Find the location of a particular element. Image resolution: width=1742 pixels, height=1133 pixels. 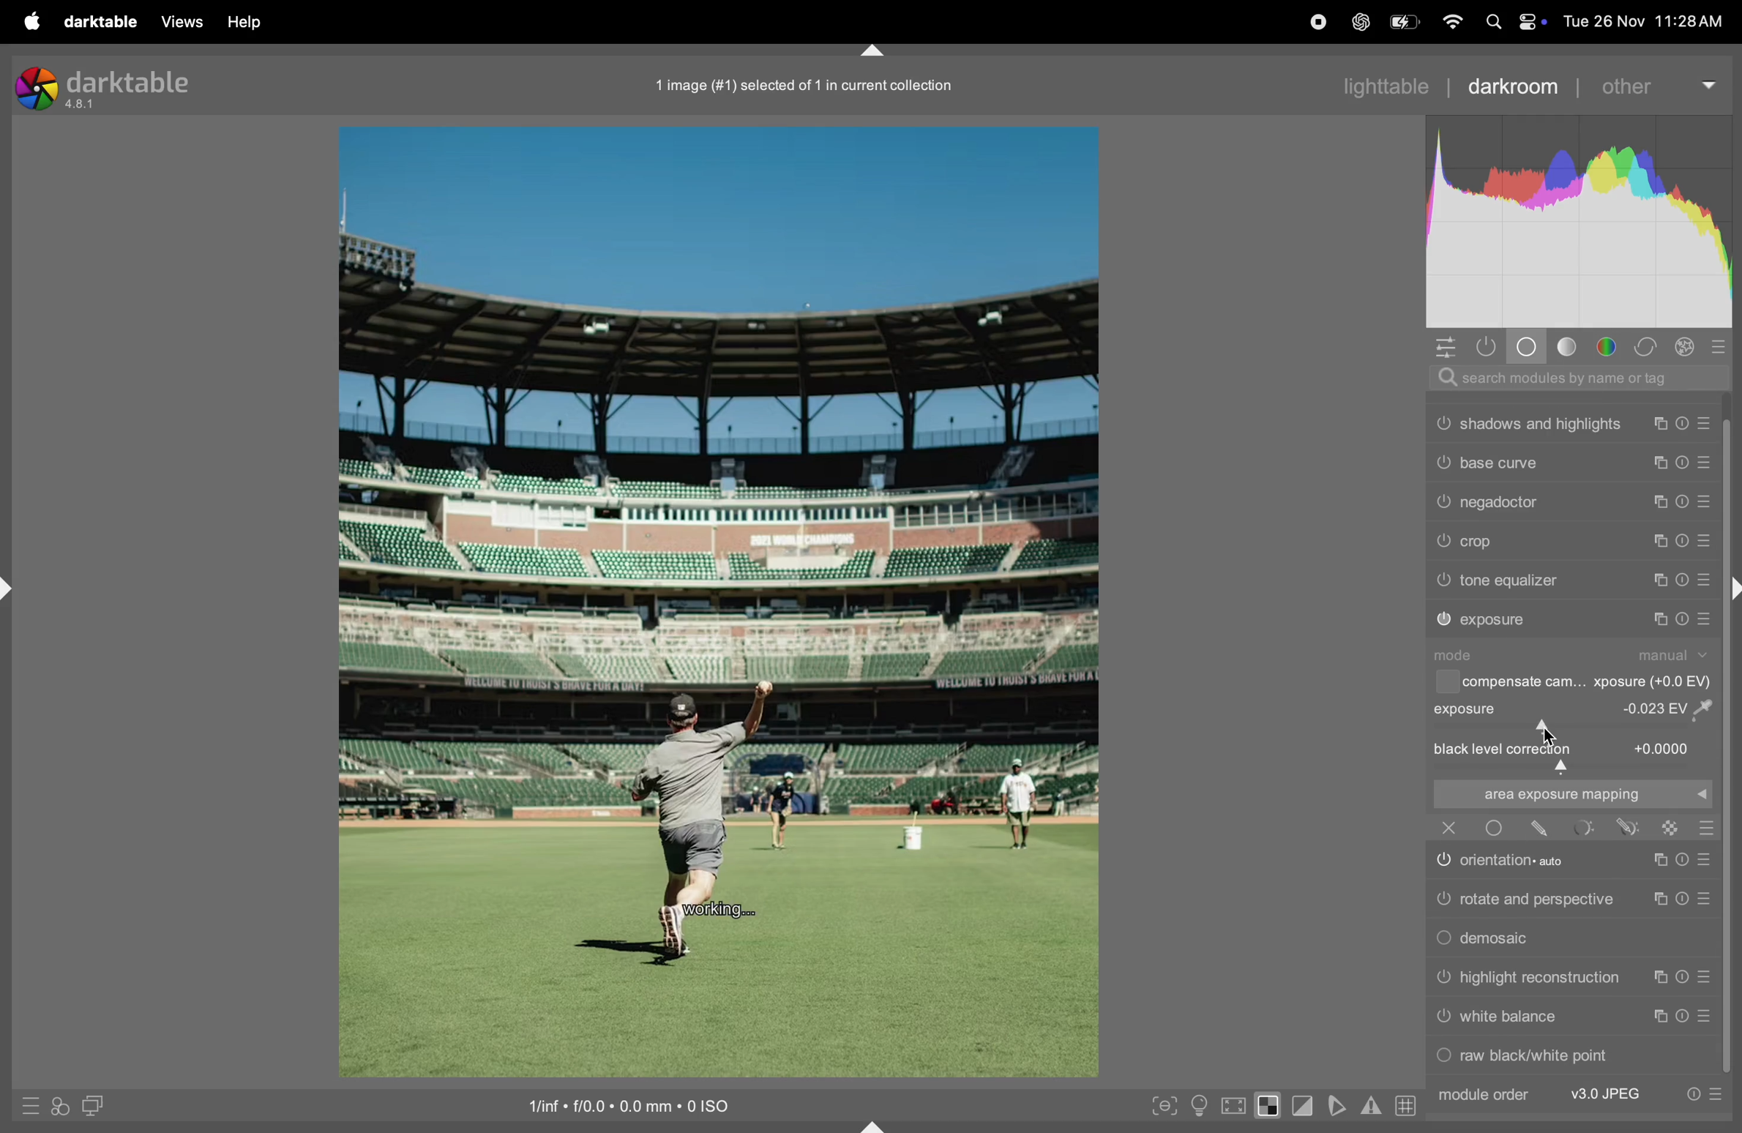

copy is located at coordinates (1659, 581).